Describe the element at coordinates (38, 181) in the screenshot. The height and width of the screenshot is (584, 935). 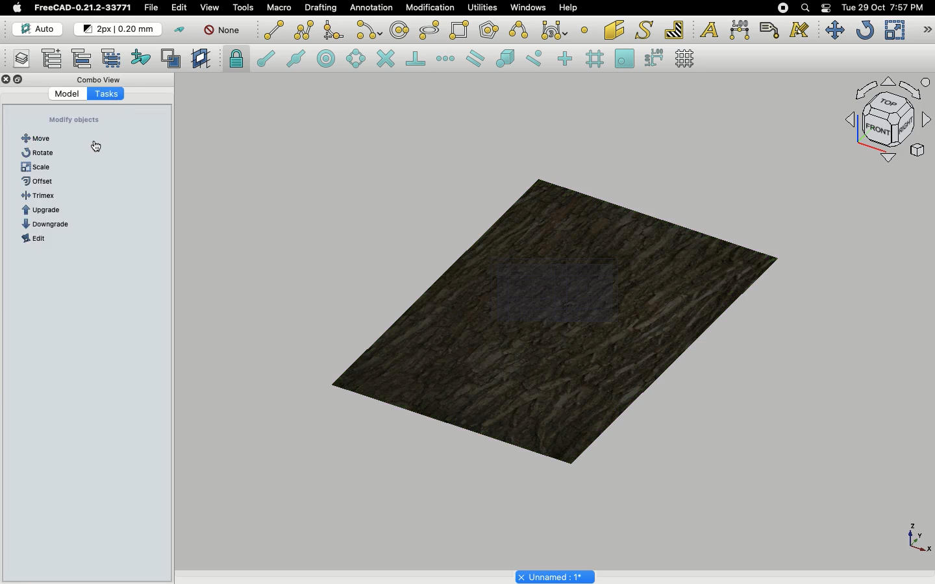
I see `Offset` at that location.